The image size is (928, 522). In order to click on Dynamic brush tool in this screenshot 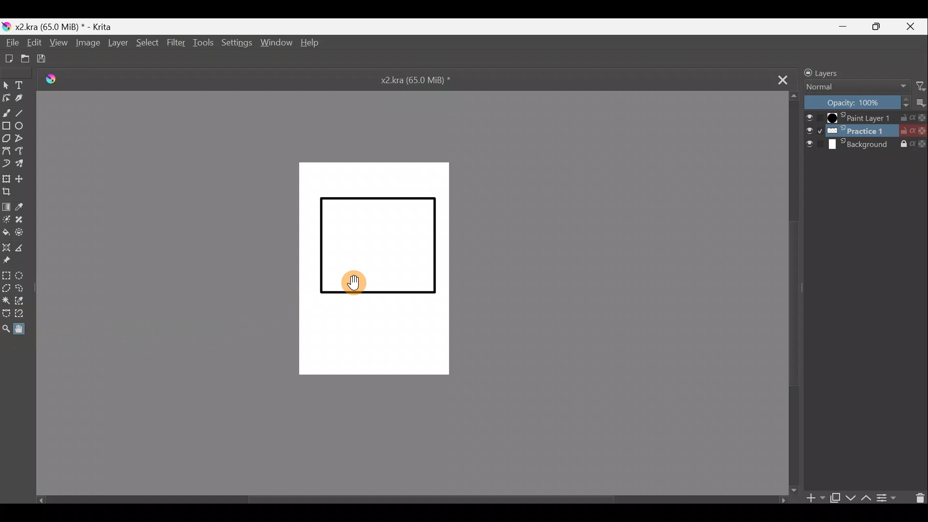, I will do `click(6, 162)`.